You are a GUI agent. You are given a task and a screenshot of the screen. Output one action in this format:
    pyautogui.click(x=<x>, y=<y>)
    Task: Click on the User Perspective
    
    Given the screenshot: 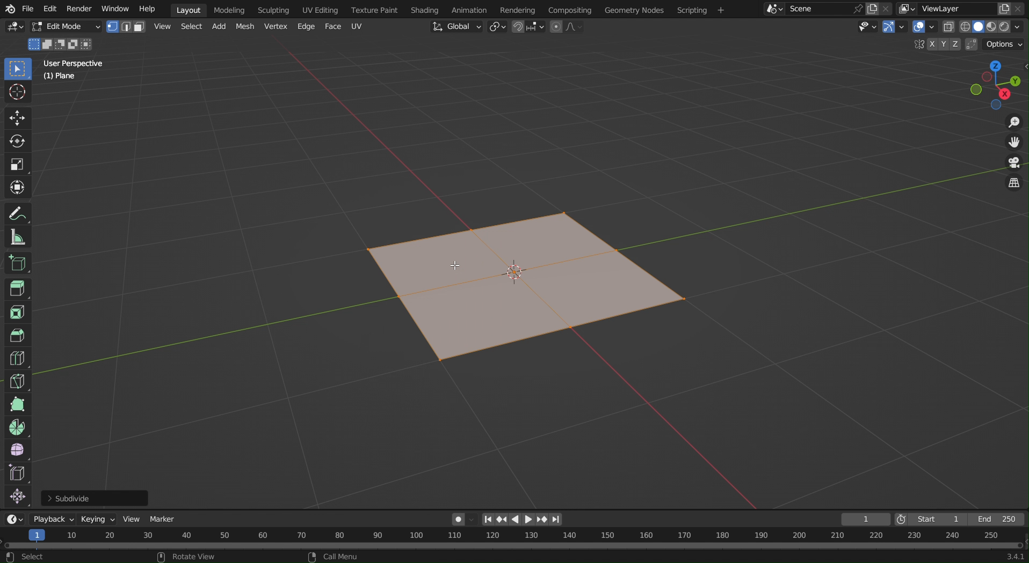 What is the action you would take?
    pyautogui.click(x=75, y=63)
    